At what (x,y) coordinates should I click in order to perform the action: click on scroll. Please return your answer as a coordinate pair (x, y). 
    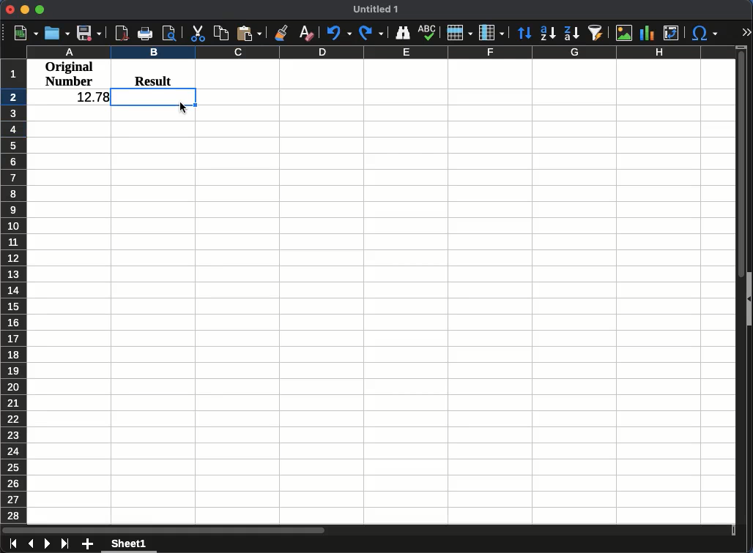
    Looking at the image, I should click on (737, 283).